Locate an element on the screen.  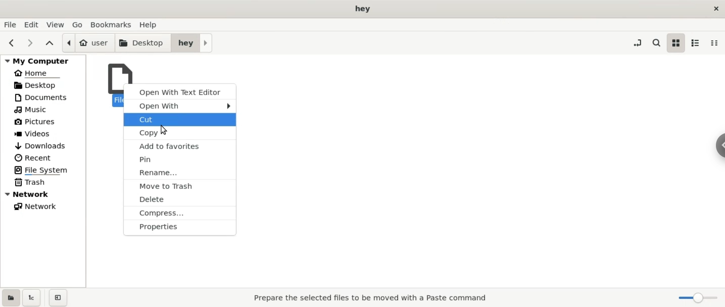
my computer is located at coordinates (41, 61).